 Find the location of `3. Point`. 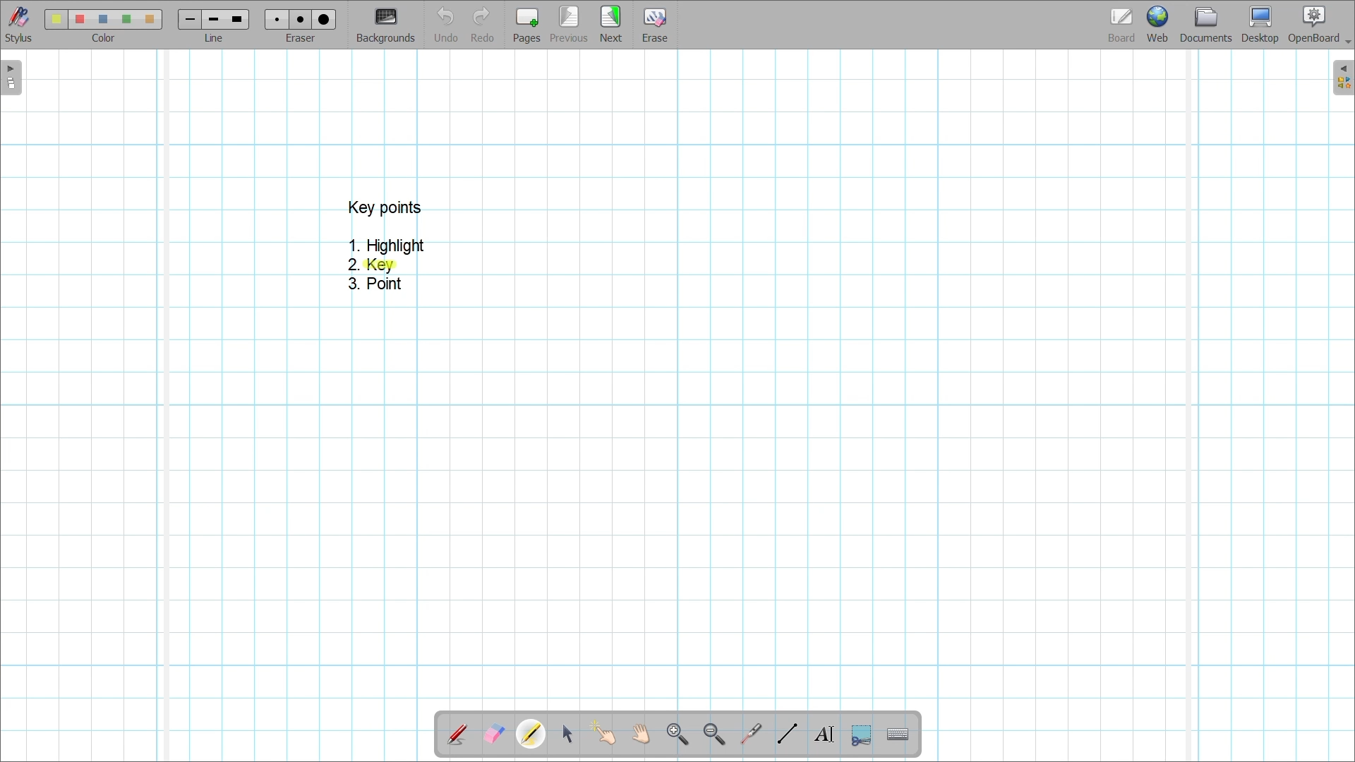

3. Point is located at coordinates (373, 284).